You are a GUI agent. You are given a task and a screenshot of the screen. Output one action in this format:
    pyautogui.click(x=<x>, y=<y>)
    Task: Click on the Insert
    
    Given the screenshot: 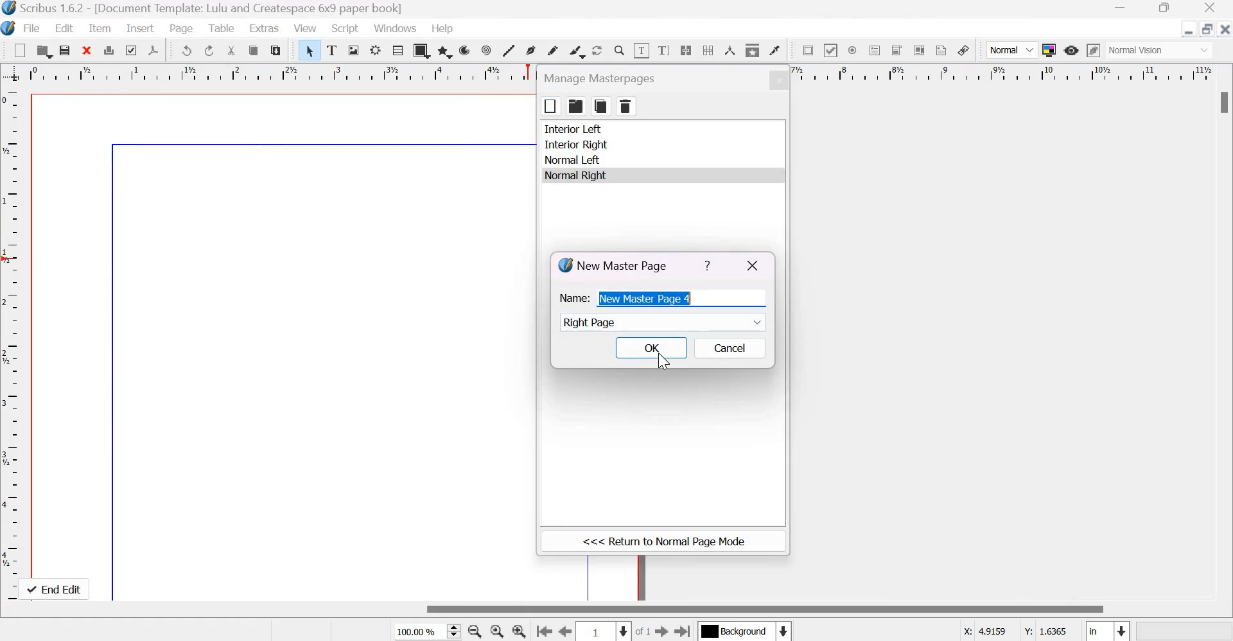 What is the action you would take?
    pyautogui.click(x=141, y=29)
    